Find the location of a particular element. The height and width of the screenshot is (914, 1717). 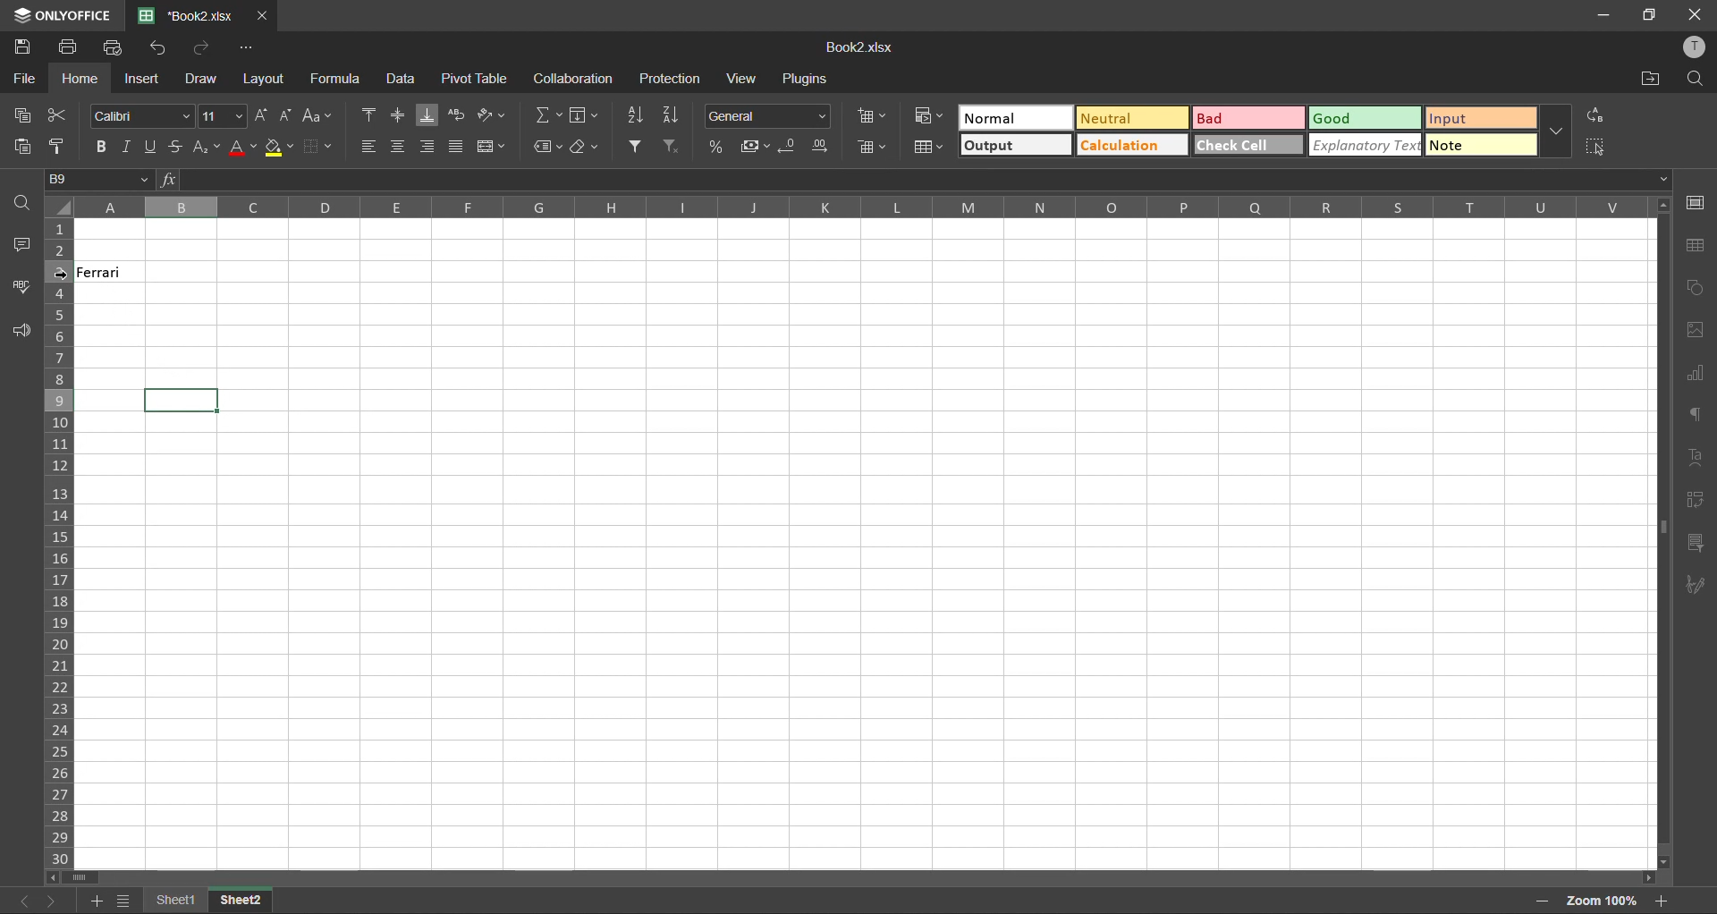

merge and center is located at coordinates (496, 147).